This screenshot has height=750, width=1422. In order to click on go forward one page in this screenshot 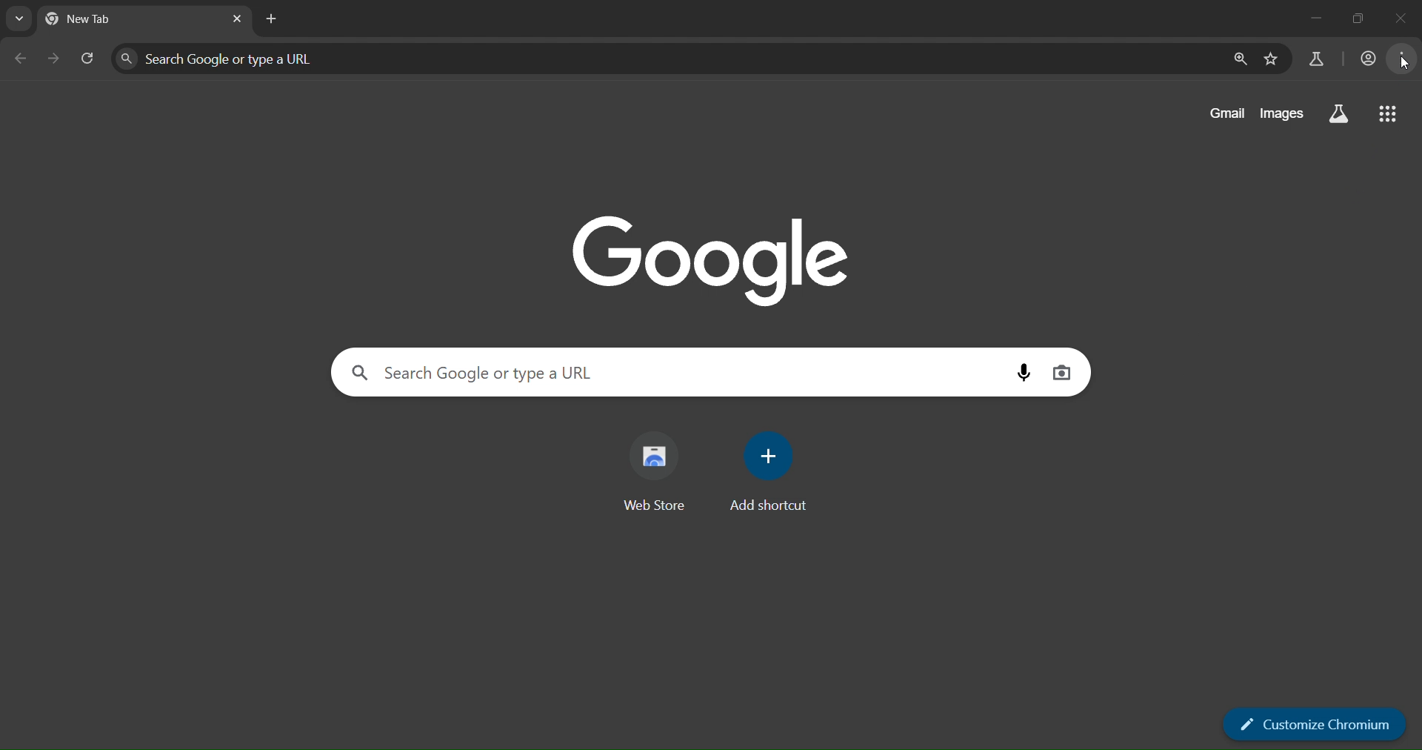, I will do `click(56, 59)`.